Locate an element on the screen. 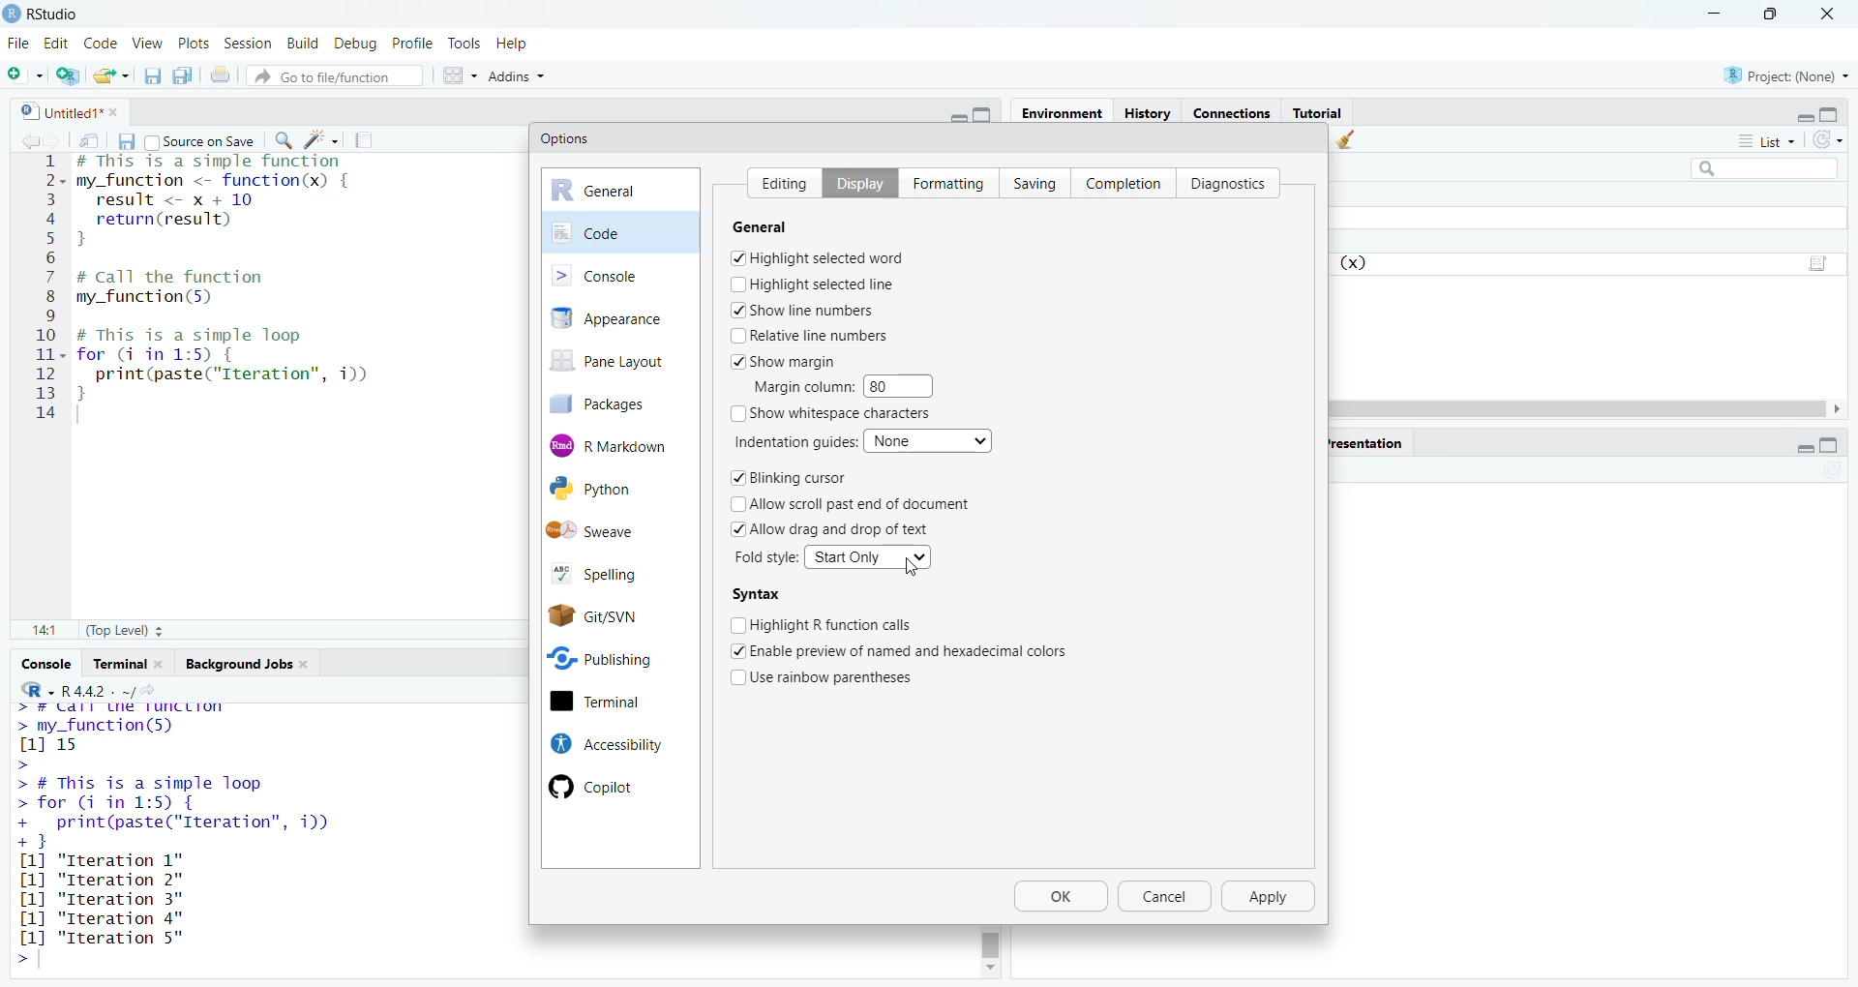 Image resolution: width=1858 pixels, height=987 pixels. typing cursor is located at coordinates (84, 416).